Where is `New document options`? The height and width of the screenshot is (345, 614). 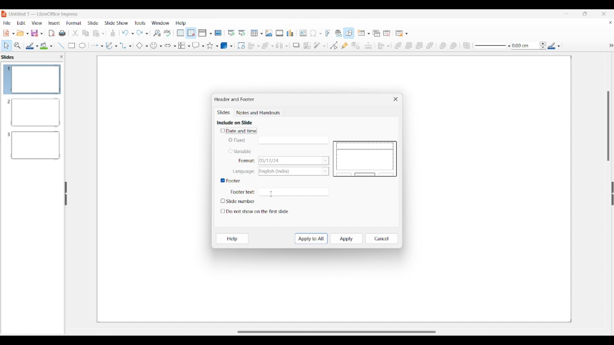
New document options is located at coordinates (9, 33).